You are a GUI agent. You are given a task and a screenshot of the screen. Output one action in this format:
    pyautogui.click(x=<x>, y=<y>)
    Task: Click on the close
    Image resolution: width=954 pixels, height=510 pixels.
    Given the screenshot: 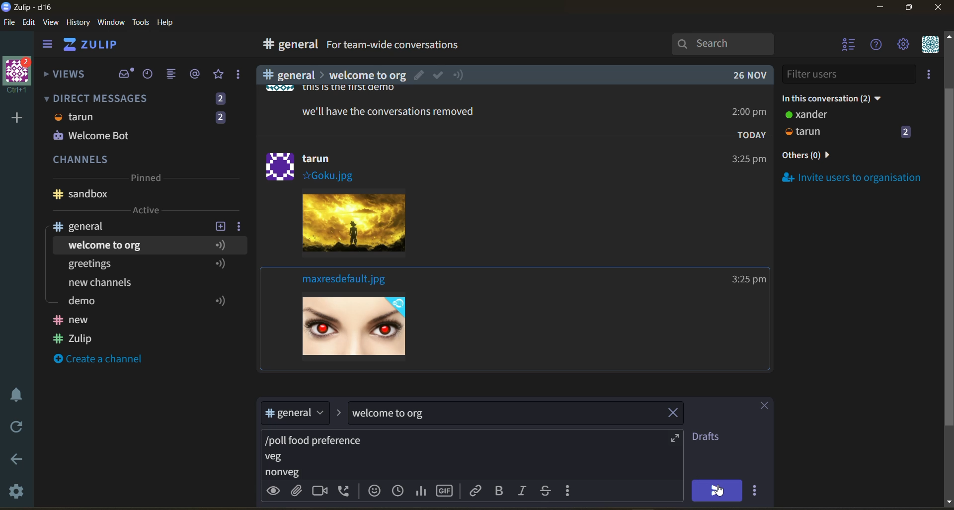 What is the action you would take?
    pyautogui.click(x=762, y=406)
    